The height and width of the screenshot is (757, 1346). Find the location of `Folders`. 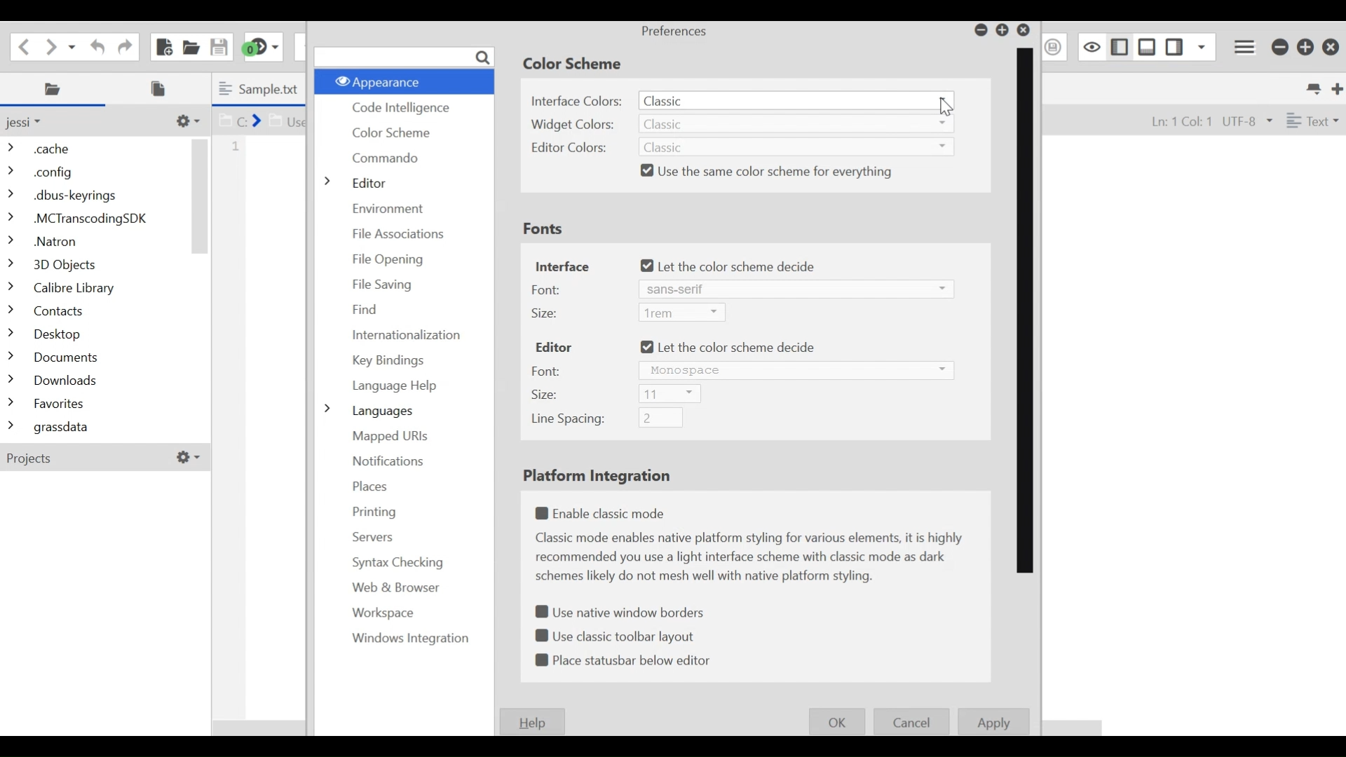

Folders is located at coordinates (95, 289).